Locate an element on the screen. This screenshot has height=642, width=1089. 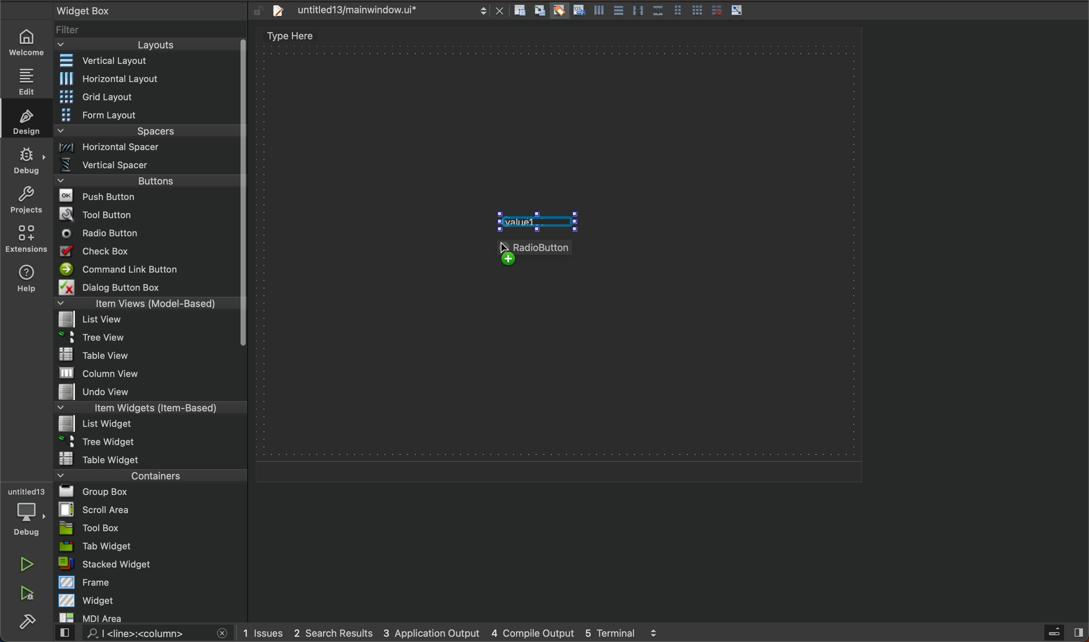
 is located at coordinates (145, 340).